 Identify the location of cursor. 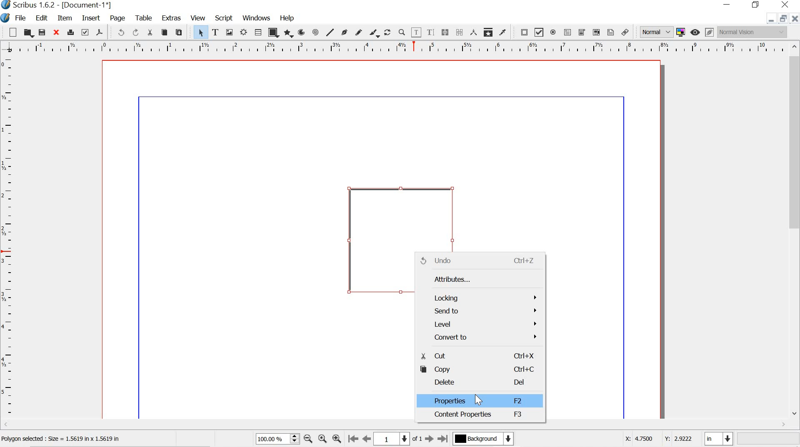
(479, 400).